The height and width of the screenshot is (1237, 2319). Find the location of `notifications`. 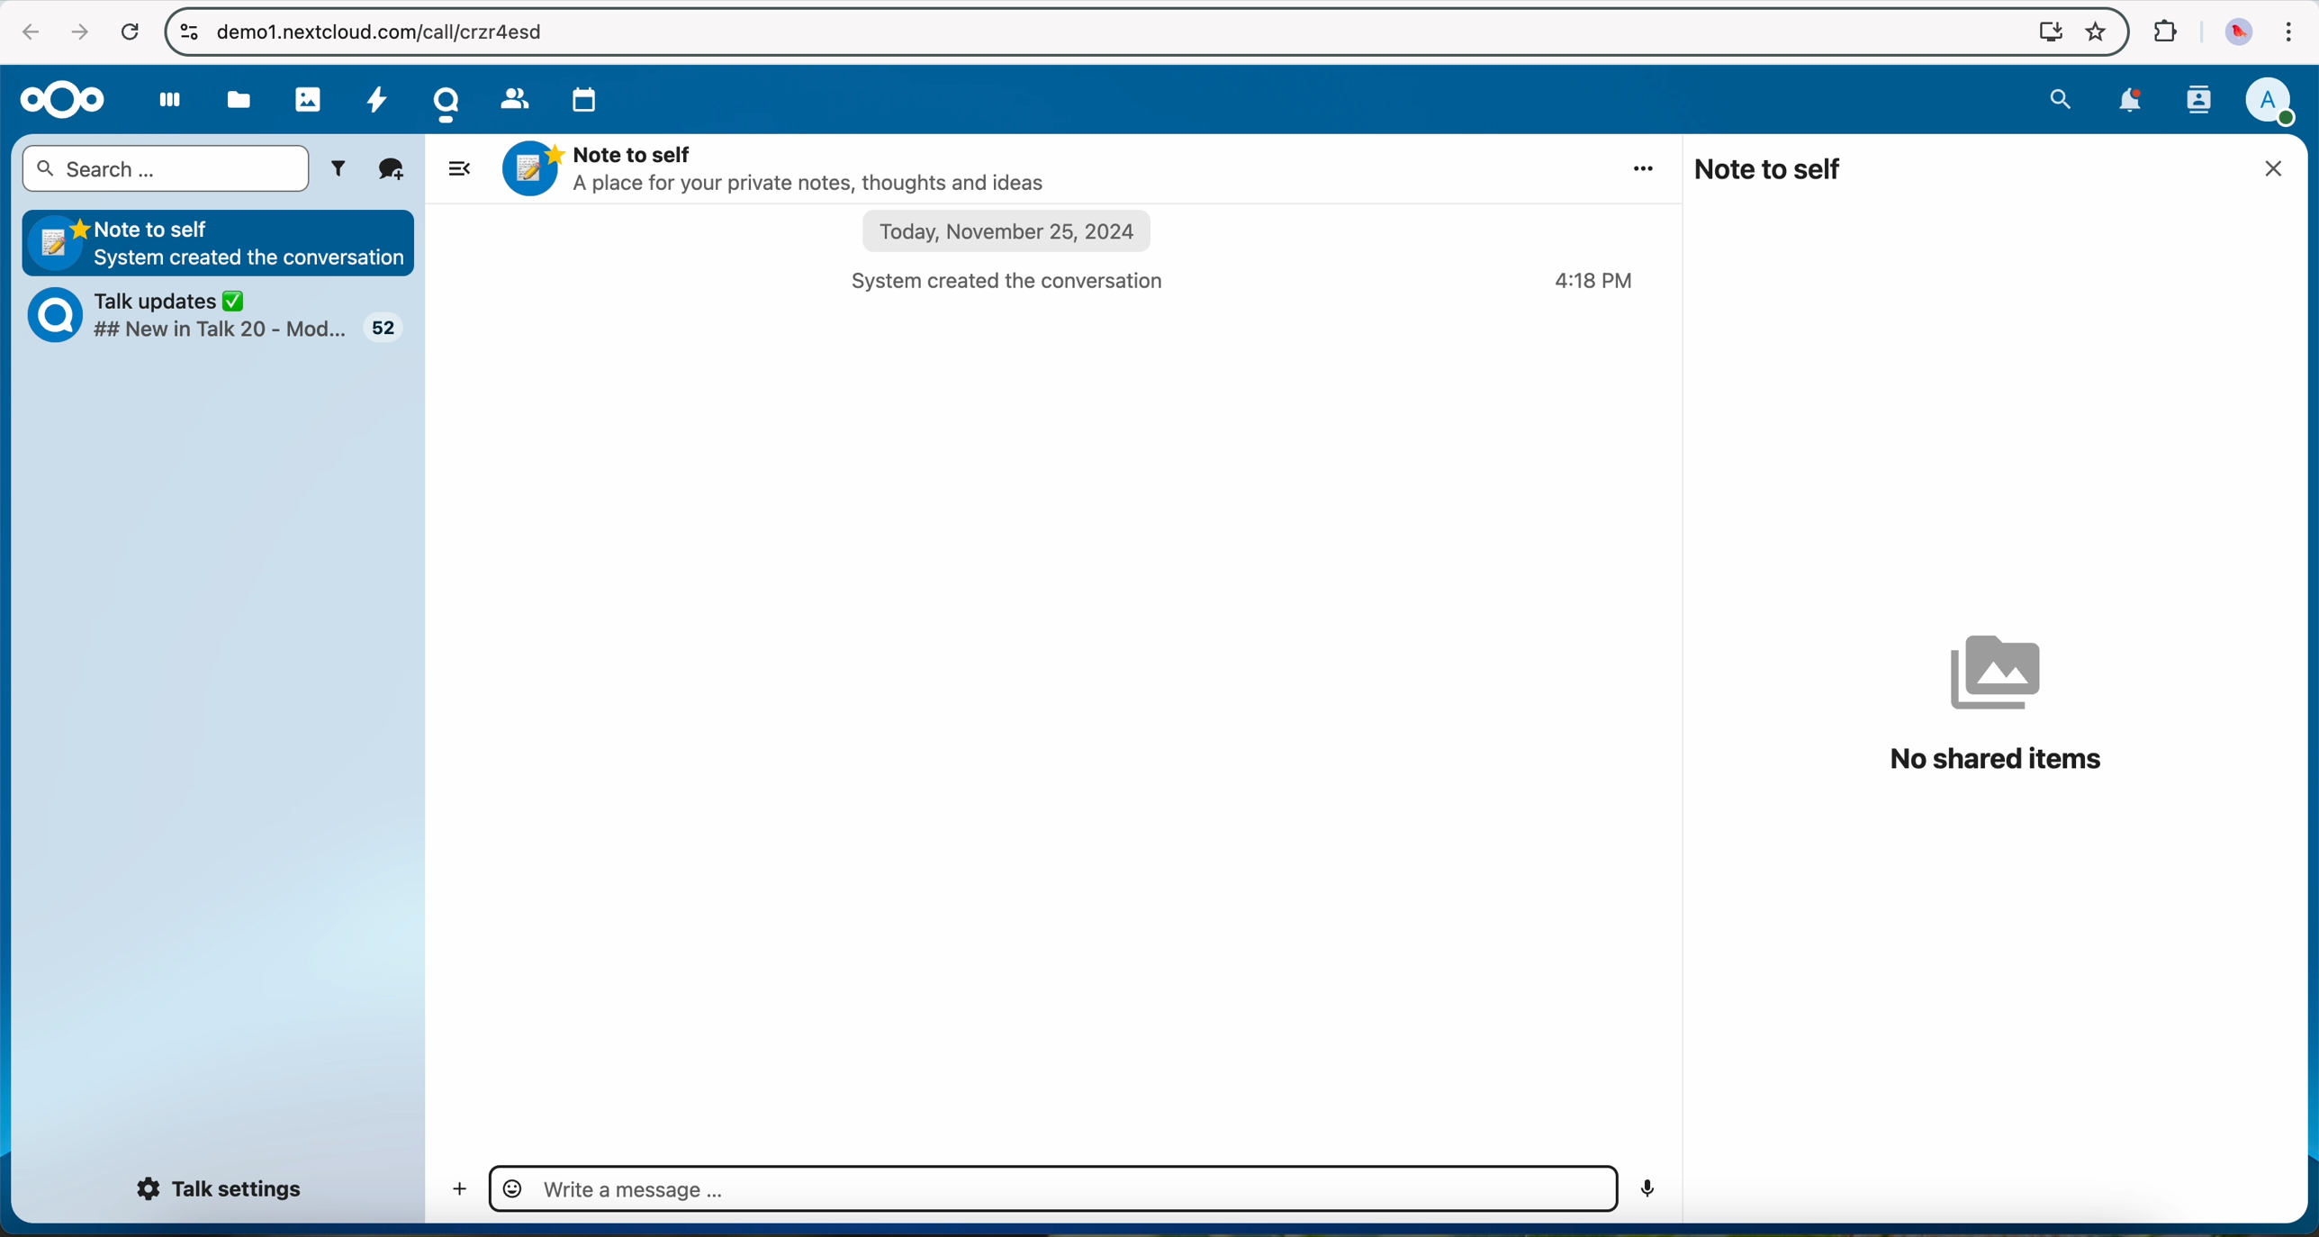

notifications is located at coordinates (2134, 104).